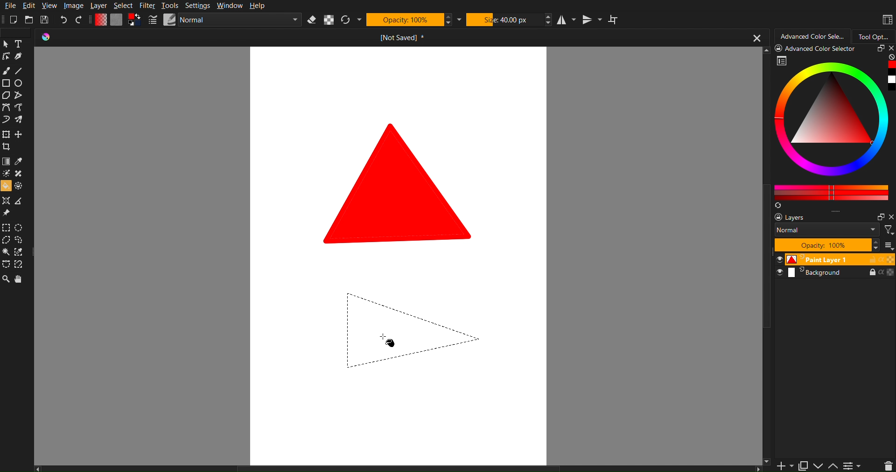 The image size is (896, 472). What do you see at coordinates (6, 108) in the screenshot?
I see `Picker` at bounding box center [6, 108].